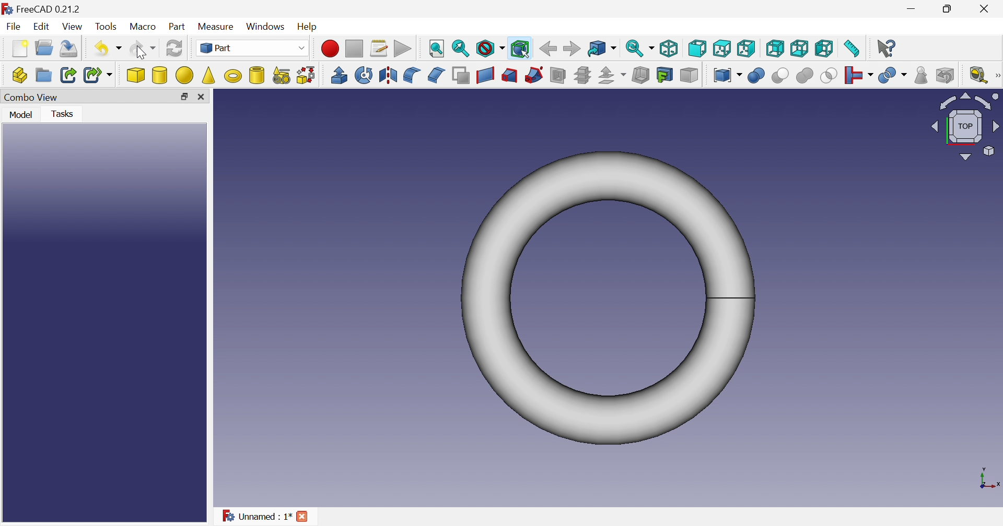 The width and height of the screenshot is (1003, 526). I want to click on Offset:, so click(612, 76).